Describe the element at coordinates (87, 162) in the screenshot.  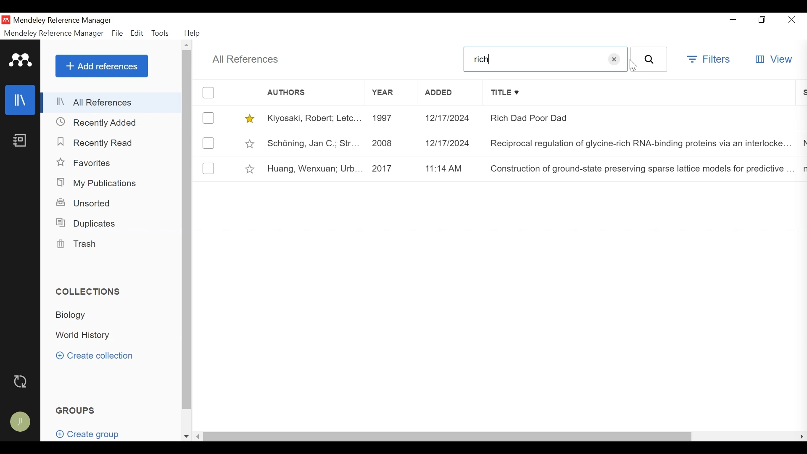
I see `Favorites` at that location.